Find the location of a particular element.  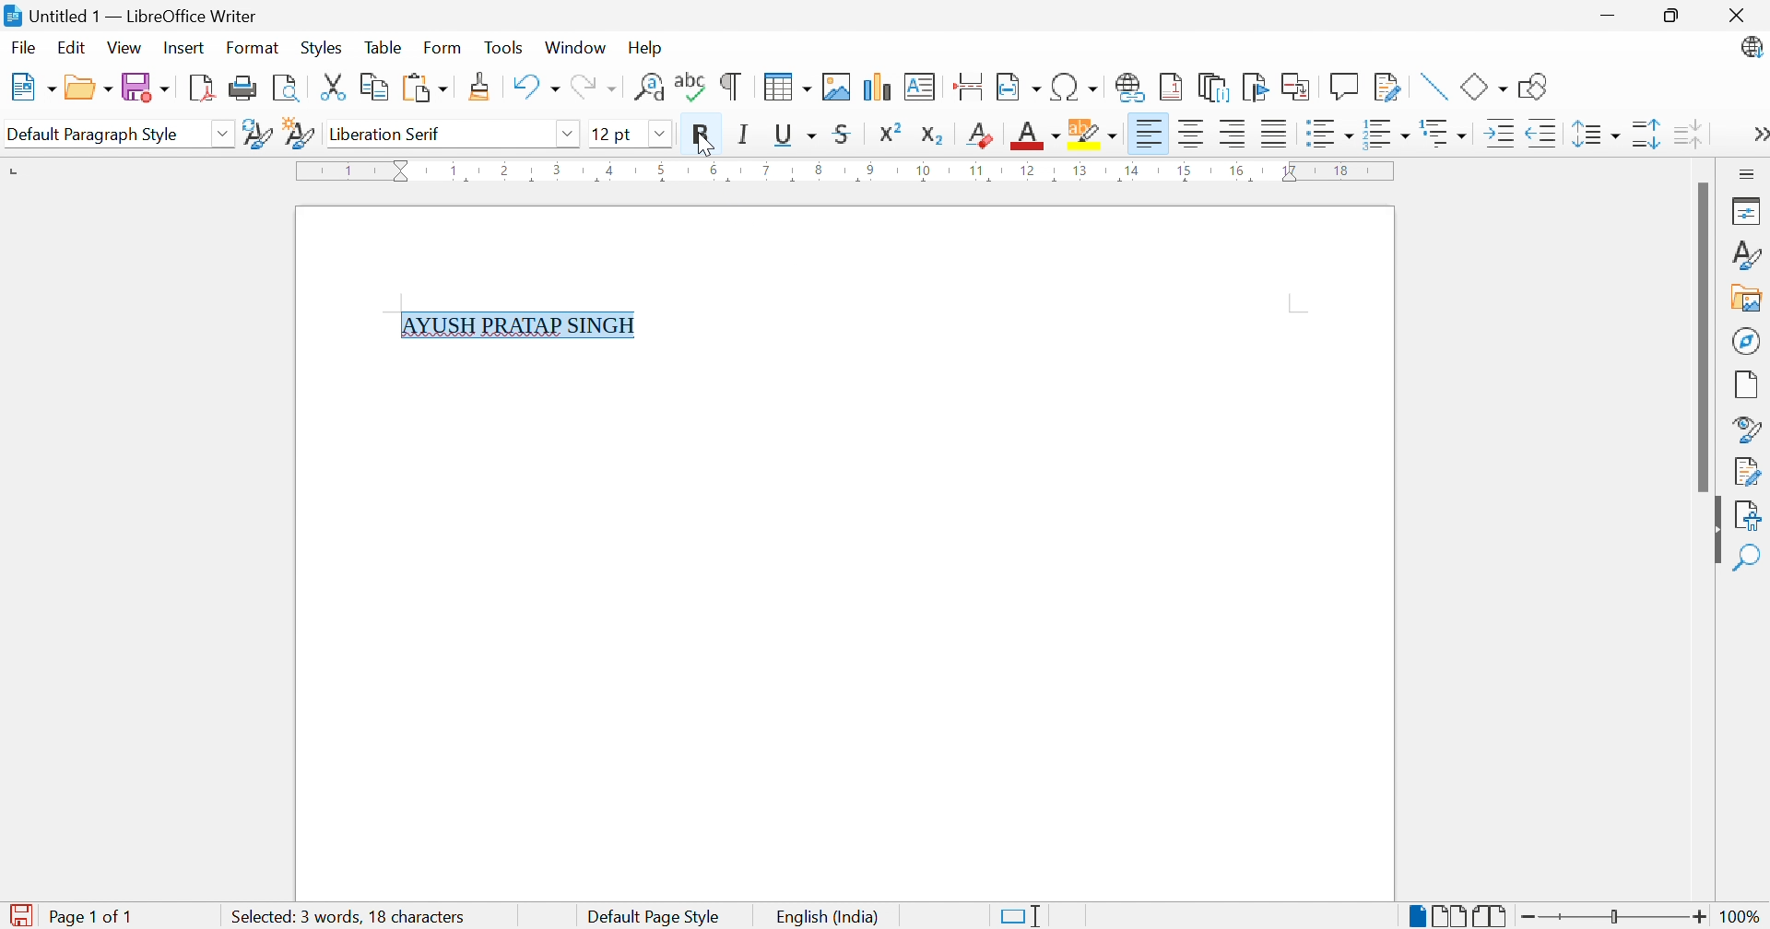

Standard Selection. Click to change selection mode. is located at coordinates (1024, 916).